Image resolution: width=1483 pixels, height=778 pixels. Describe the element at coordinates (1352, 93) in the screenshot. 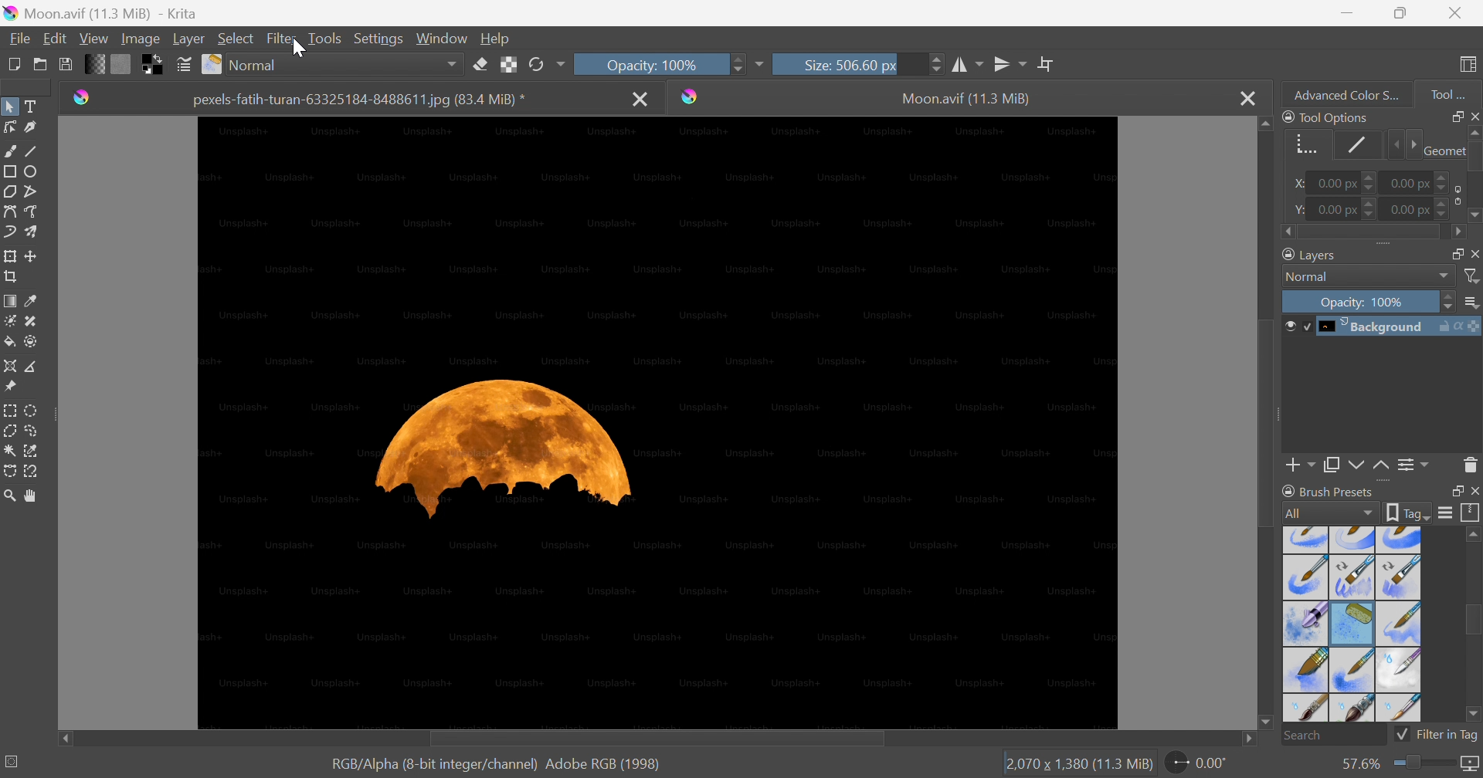

I see `Advanced color` at that location.